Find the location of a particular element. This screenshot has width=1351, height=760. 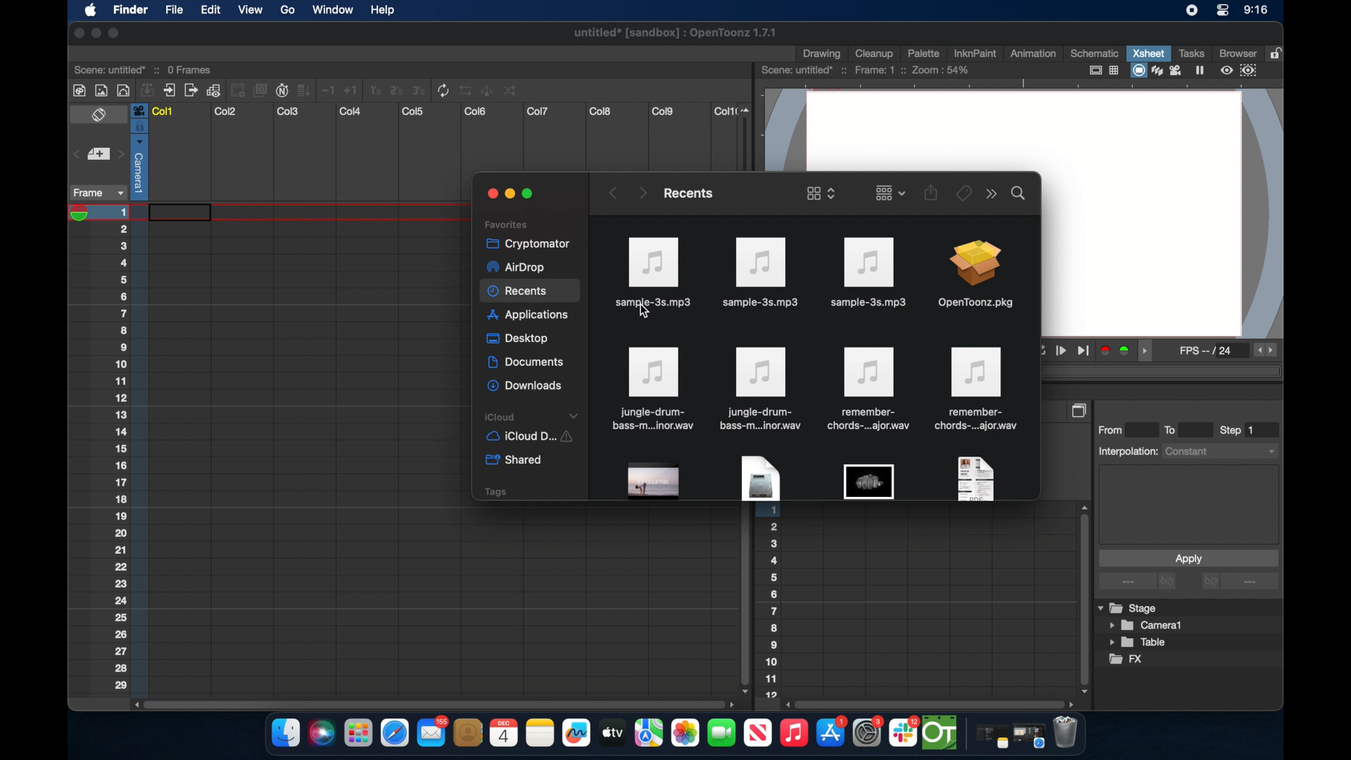

go is located at coordinates (287, 10).